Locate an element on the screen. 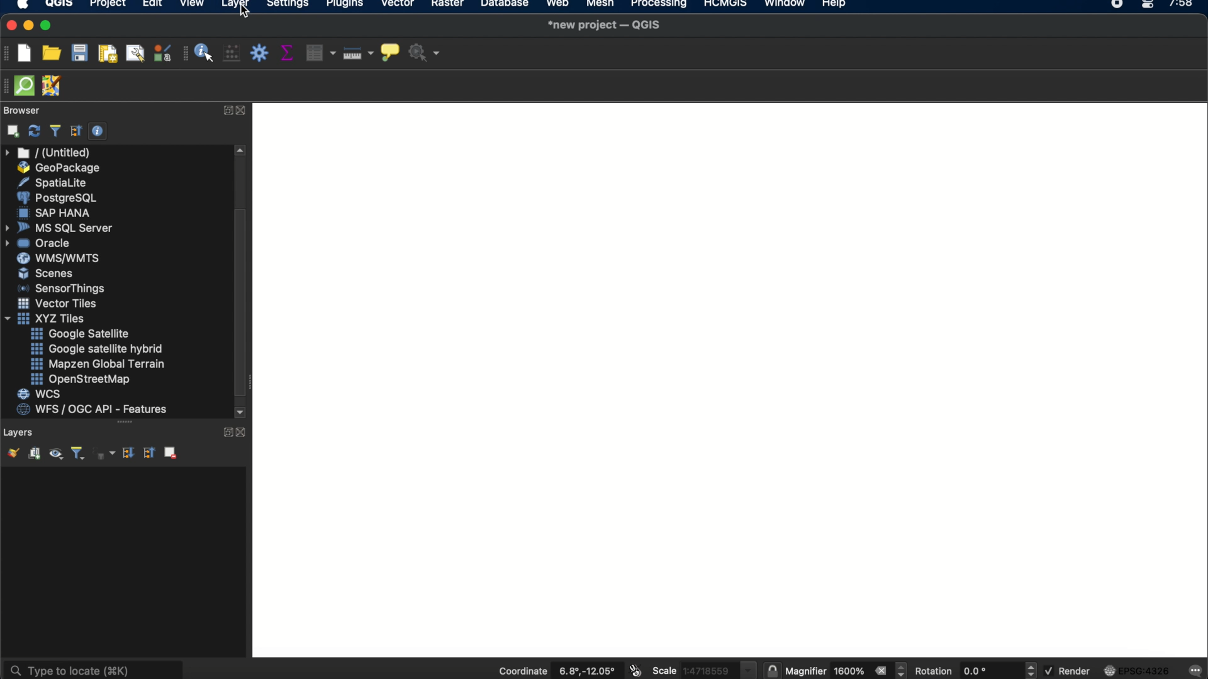 This screenshot has width=1208, height=679. QGIS is located at coordinates (60, 5).